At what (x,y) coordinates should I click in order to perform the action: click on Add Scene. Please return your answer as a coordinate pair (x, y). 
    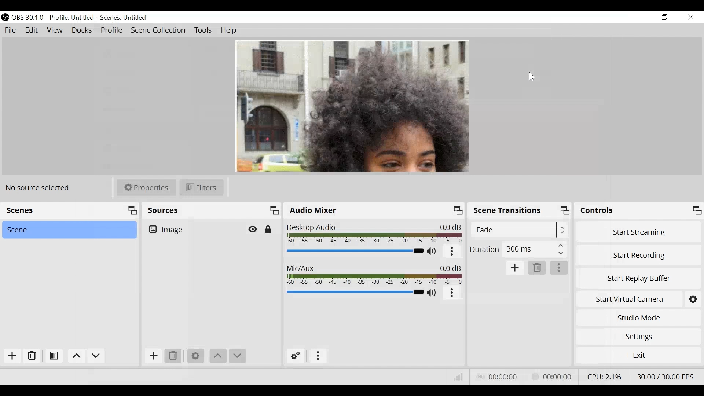
    Looking at the image, I should click on (14, 357).